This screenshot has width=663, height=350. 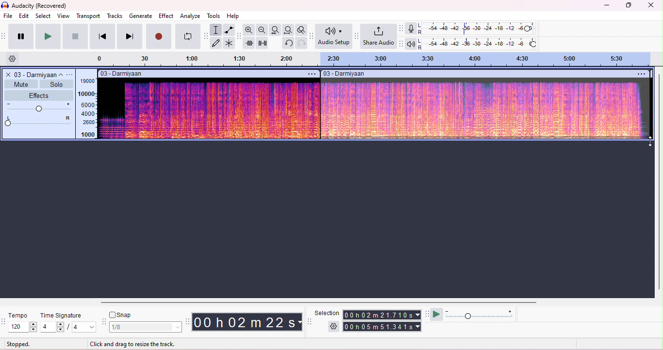 I want to click on audio setup, so click(x=334, y=36).